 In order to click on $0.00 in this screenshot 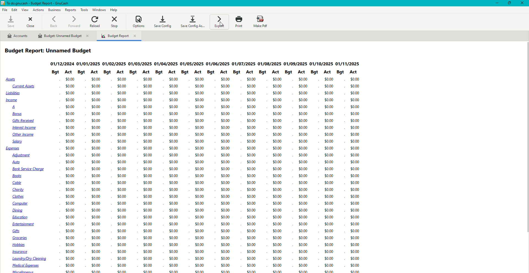, I will do `click(122, 224)`.